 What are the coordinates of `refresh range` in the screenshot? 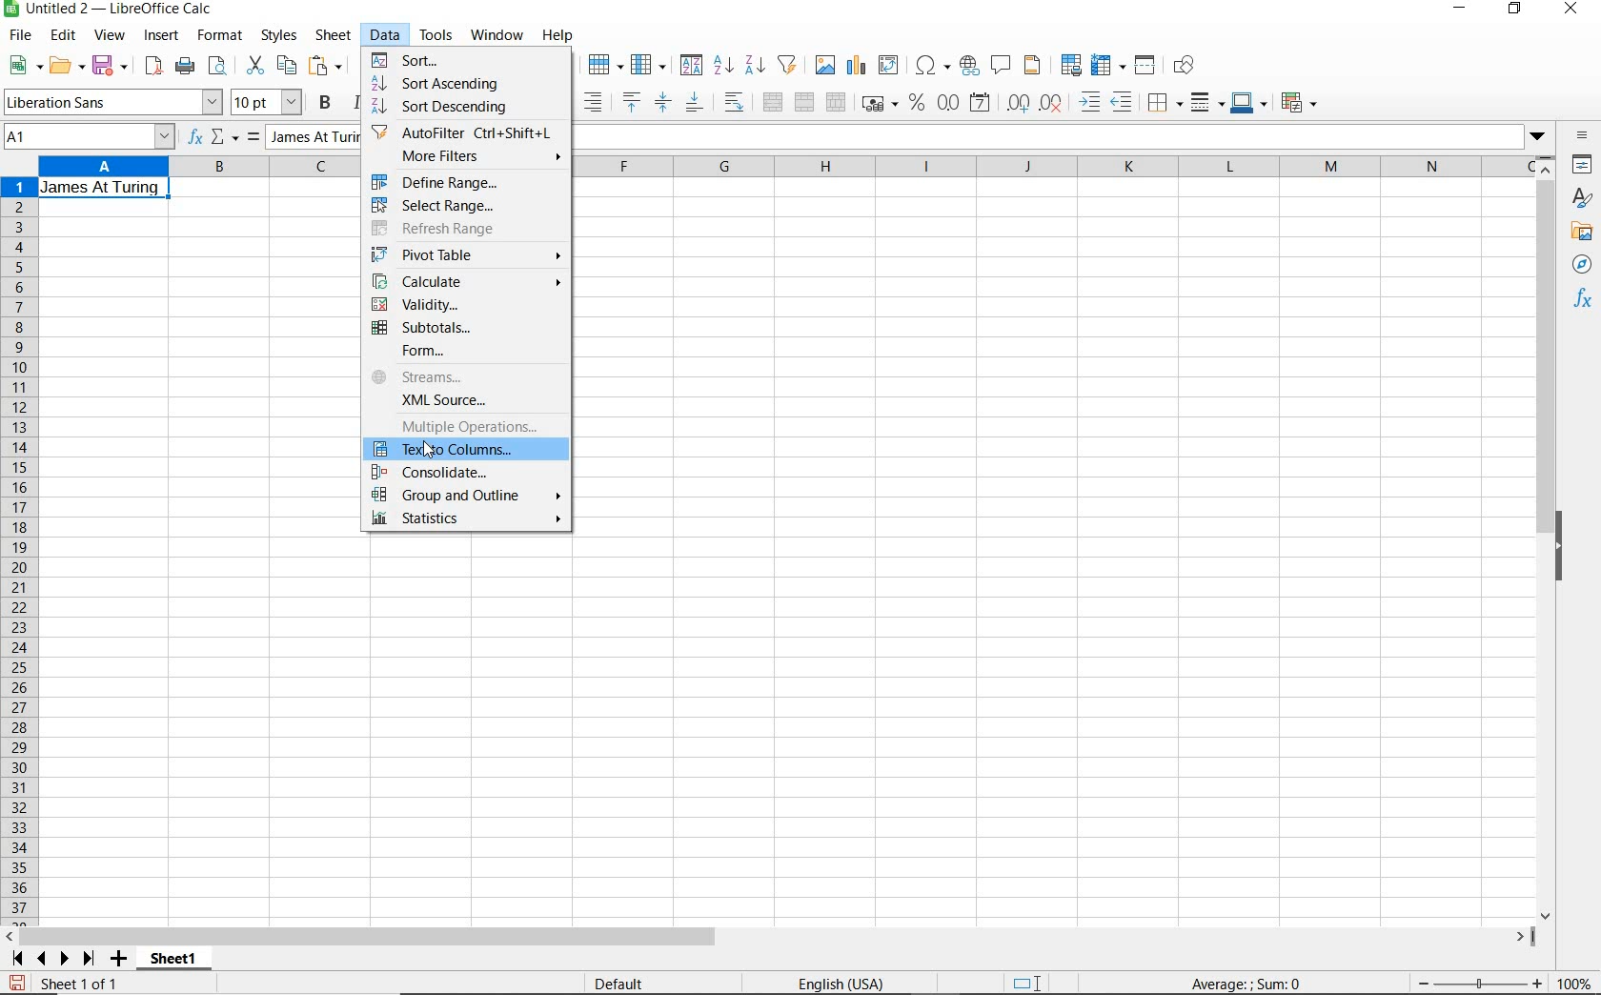 It's located at (441, 228).